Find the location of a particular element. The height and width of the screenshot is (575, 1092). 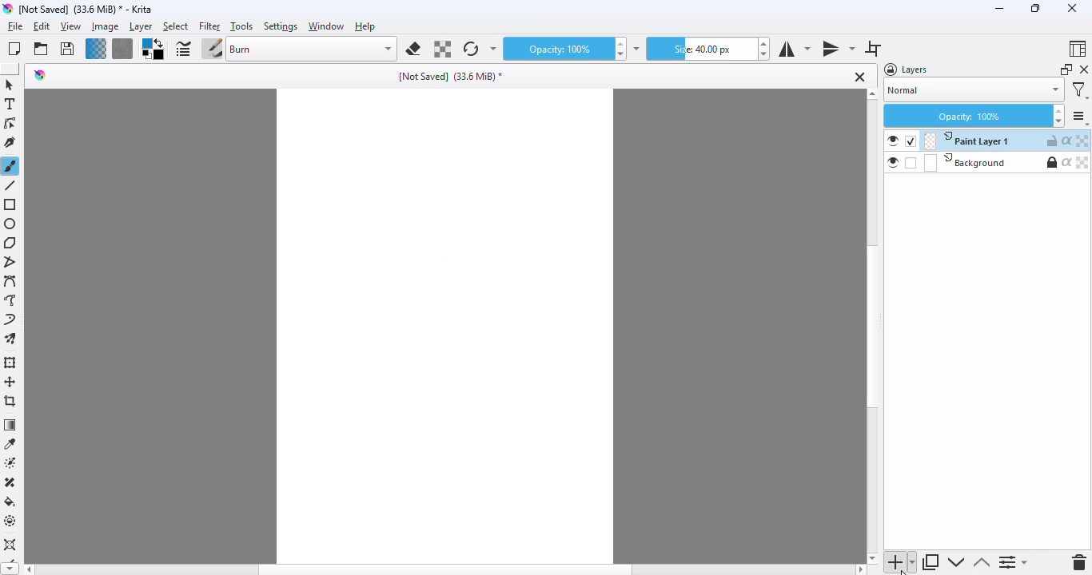

selected is located at coordinates (911, 141).